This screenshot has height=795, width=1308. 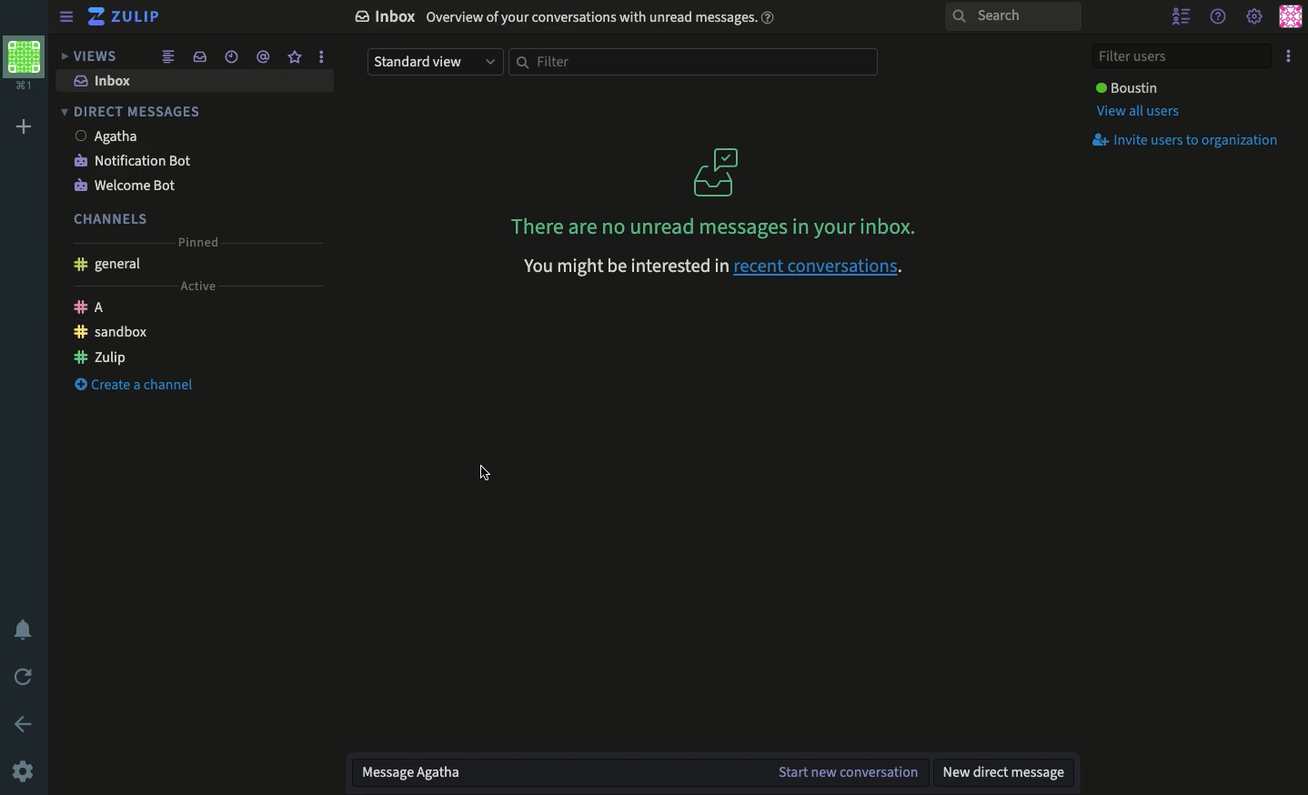 I want to click on View profile, so click(x=24, y=63).